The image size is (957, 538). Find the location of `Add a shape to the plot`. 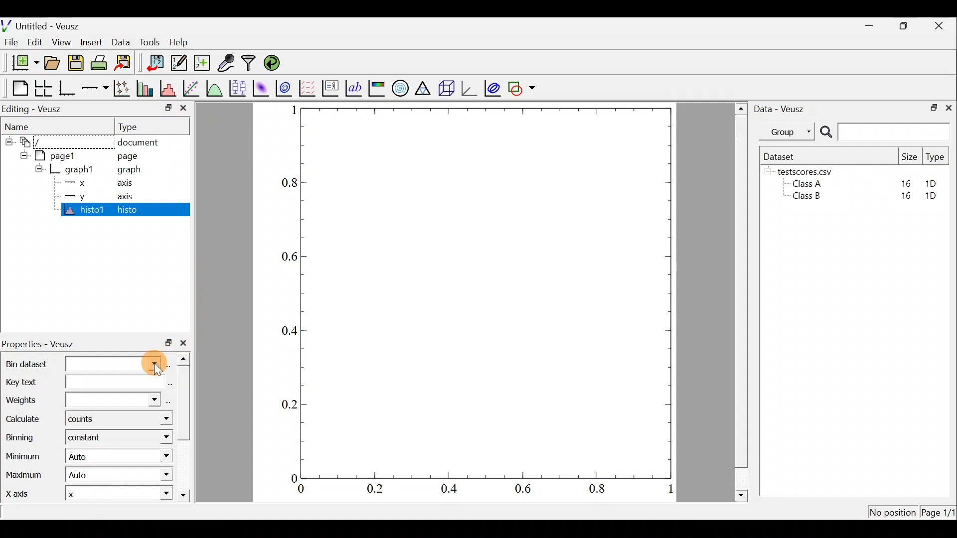

Add a shape to the plot is located at coordinates (524, 88).